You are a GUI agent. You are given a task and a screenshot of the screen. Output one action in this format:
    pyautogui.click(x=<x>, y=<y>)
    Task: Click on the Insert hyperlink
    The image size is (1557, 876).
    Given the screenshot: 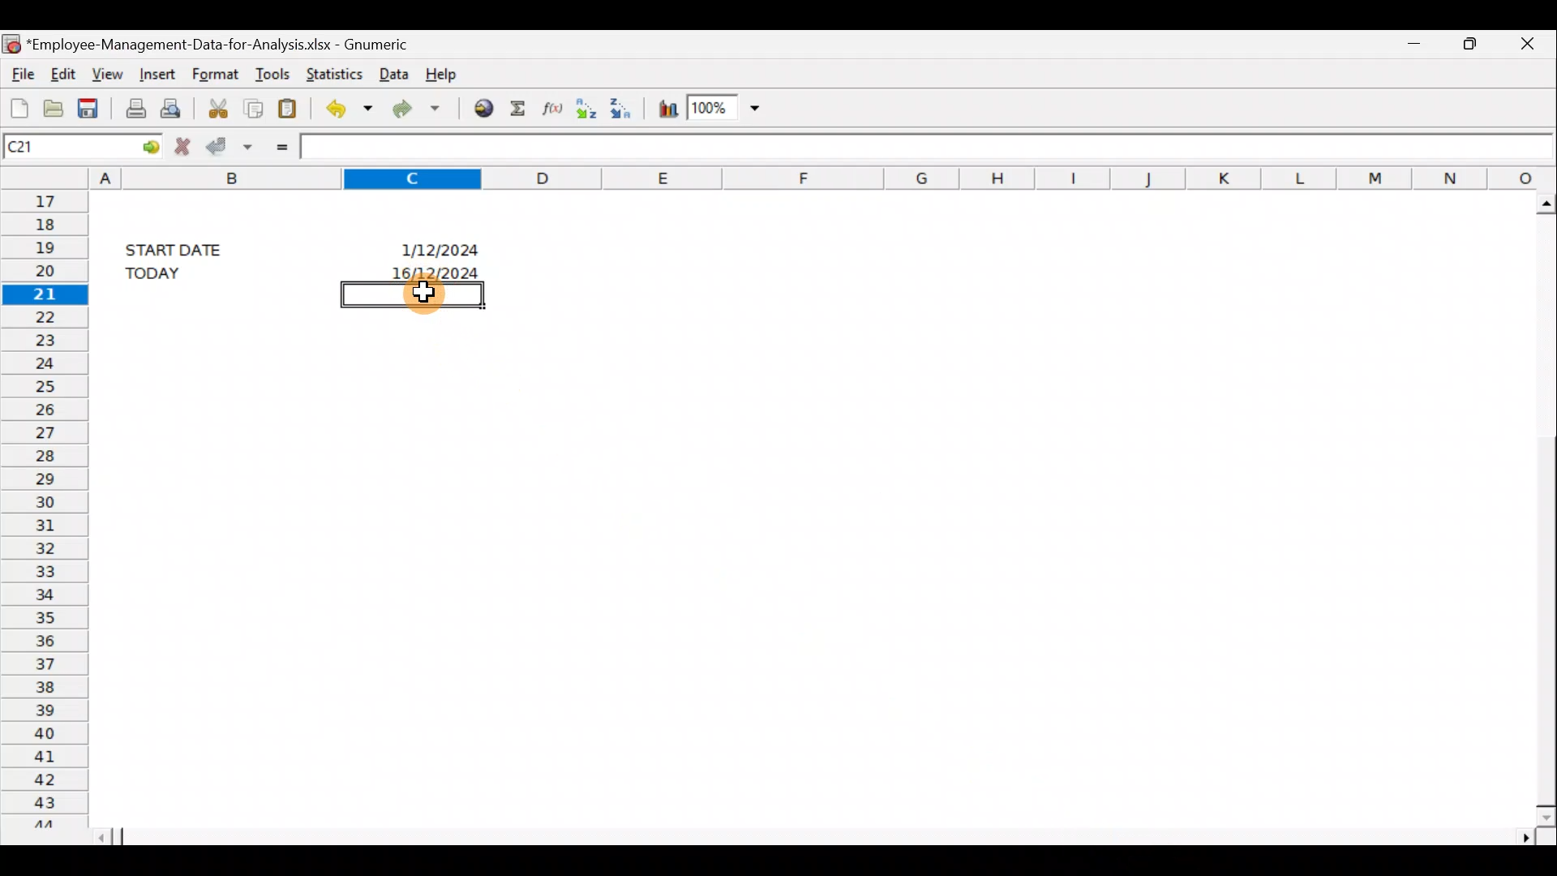 What is the action you would take?
    pyautogui.click(x=478, y=109)
    